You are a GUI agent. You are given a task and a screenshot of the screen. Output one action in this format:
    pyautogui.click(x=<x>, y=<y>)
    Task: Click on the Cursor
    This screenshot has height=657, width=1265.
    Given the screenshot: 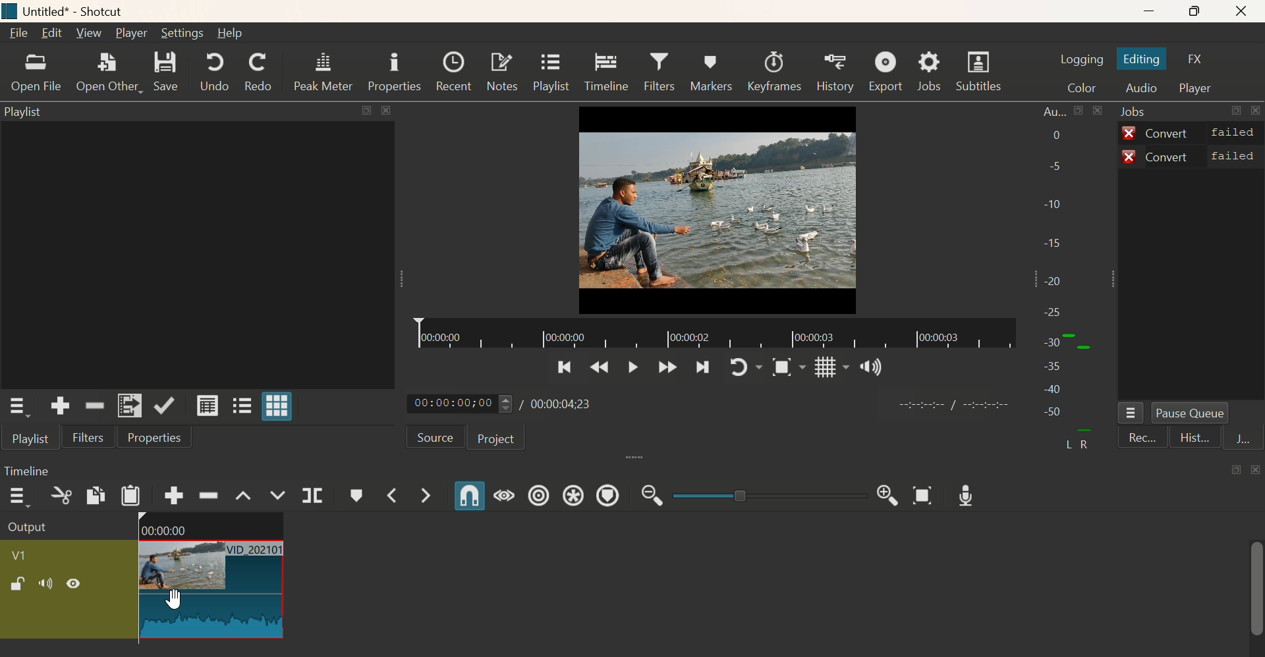 What is the action you would take?
    pyautogui.click(x=175, y=597)
    